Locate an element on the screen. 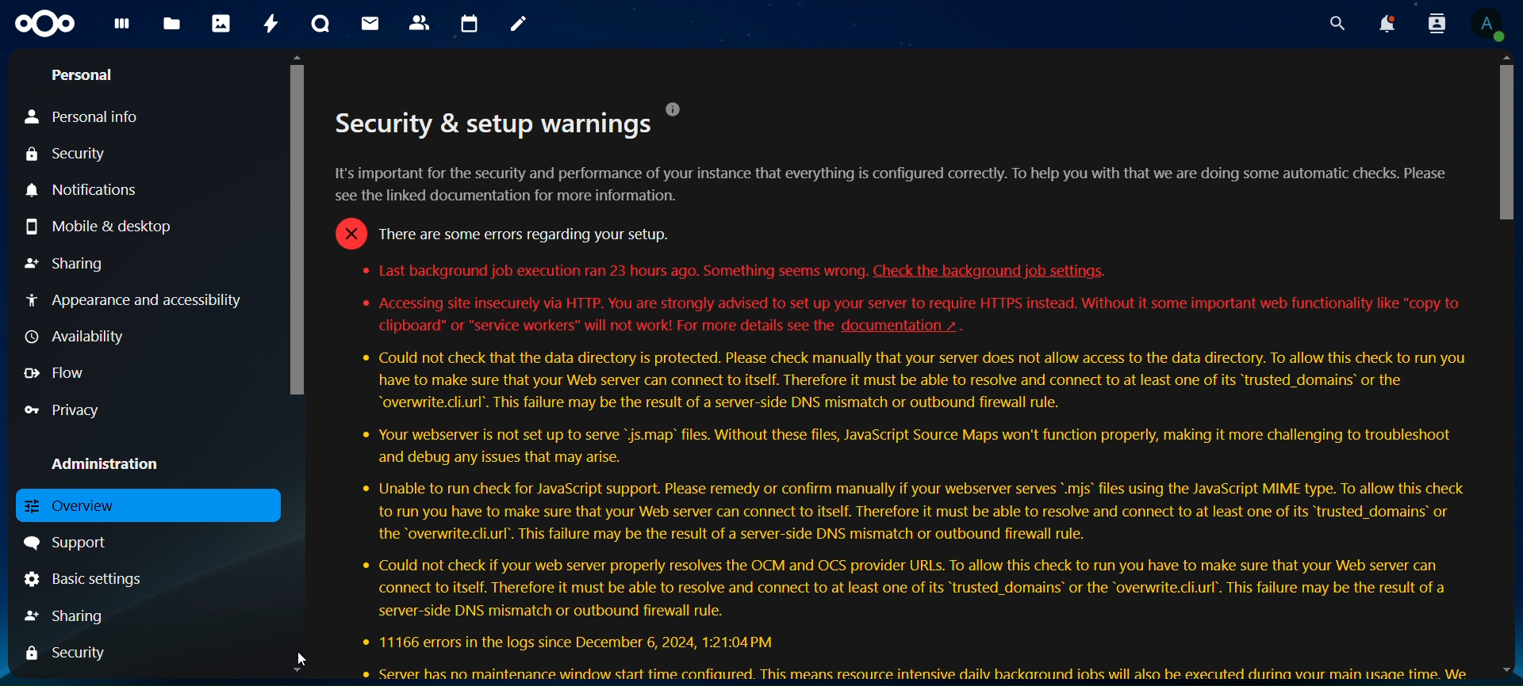 The width and height of the screenshot is (1523, 686). photos is located at coordinates (220, 24).